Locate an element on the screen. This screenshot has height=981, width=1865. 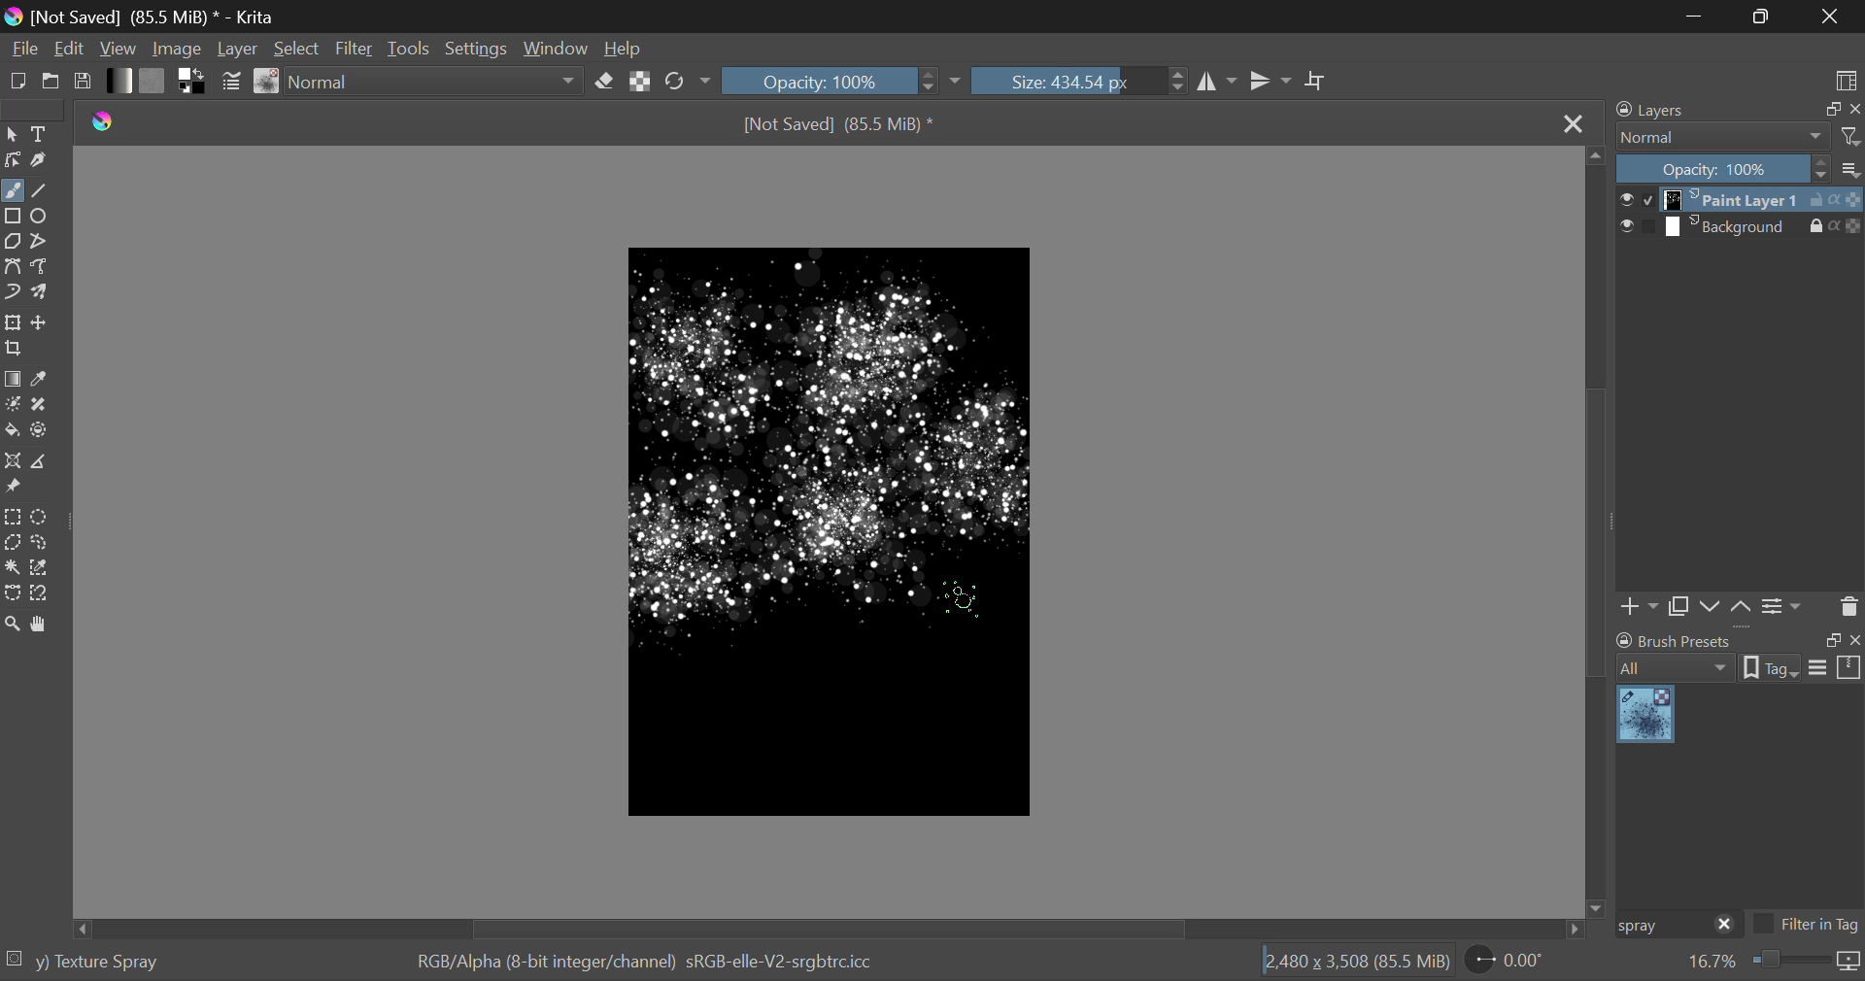
Opacity is located at coordinates (843, 80).